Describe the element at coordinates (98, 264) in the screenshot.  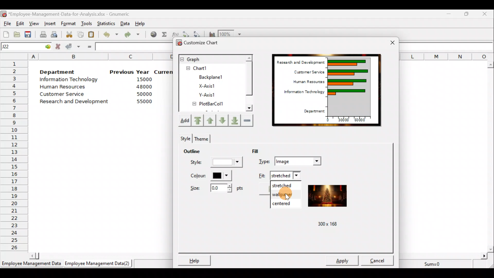
I see `Employee Management Data (2)` at that location.